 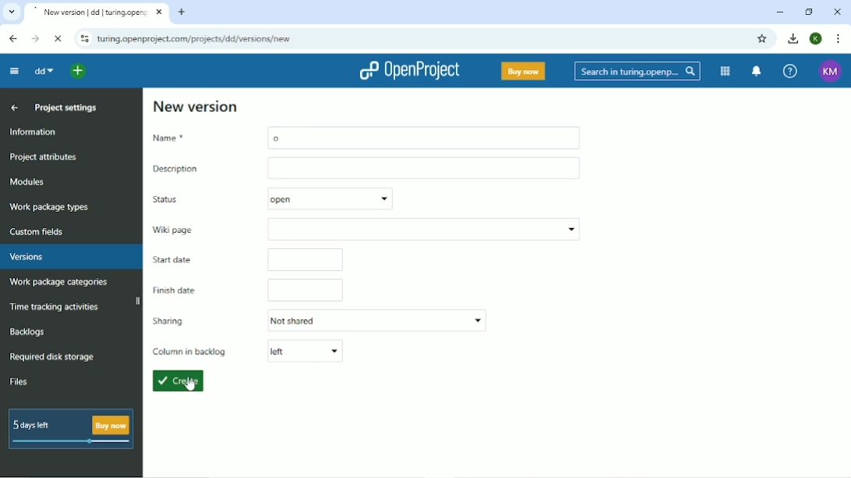 I want to click on Up, so click(x=12, y=107).